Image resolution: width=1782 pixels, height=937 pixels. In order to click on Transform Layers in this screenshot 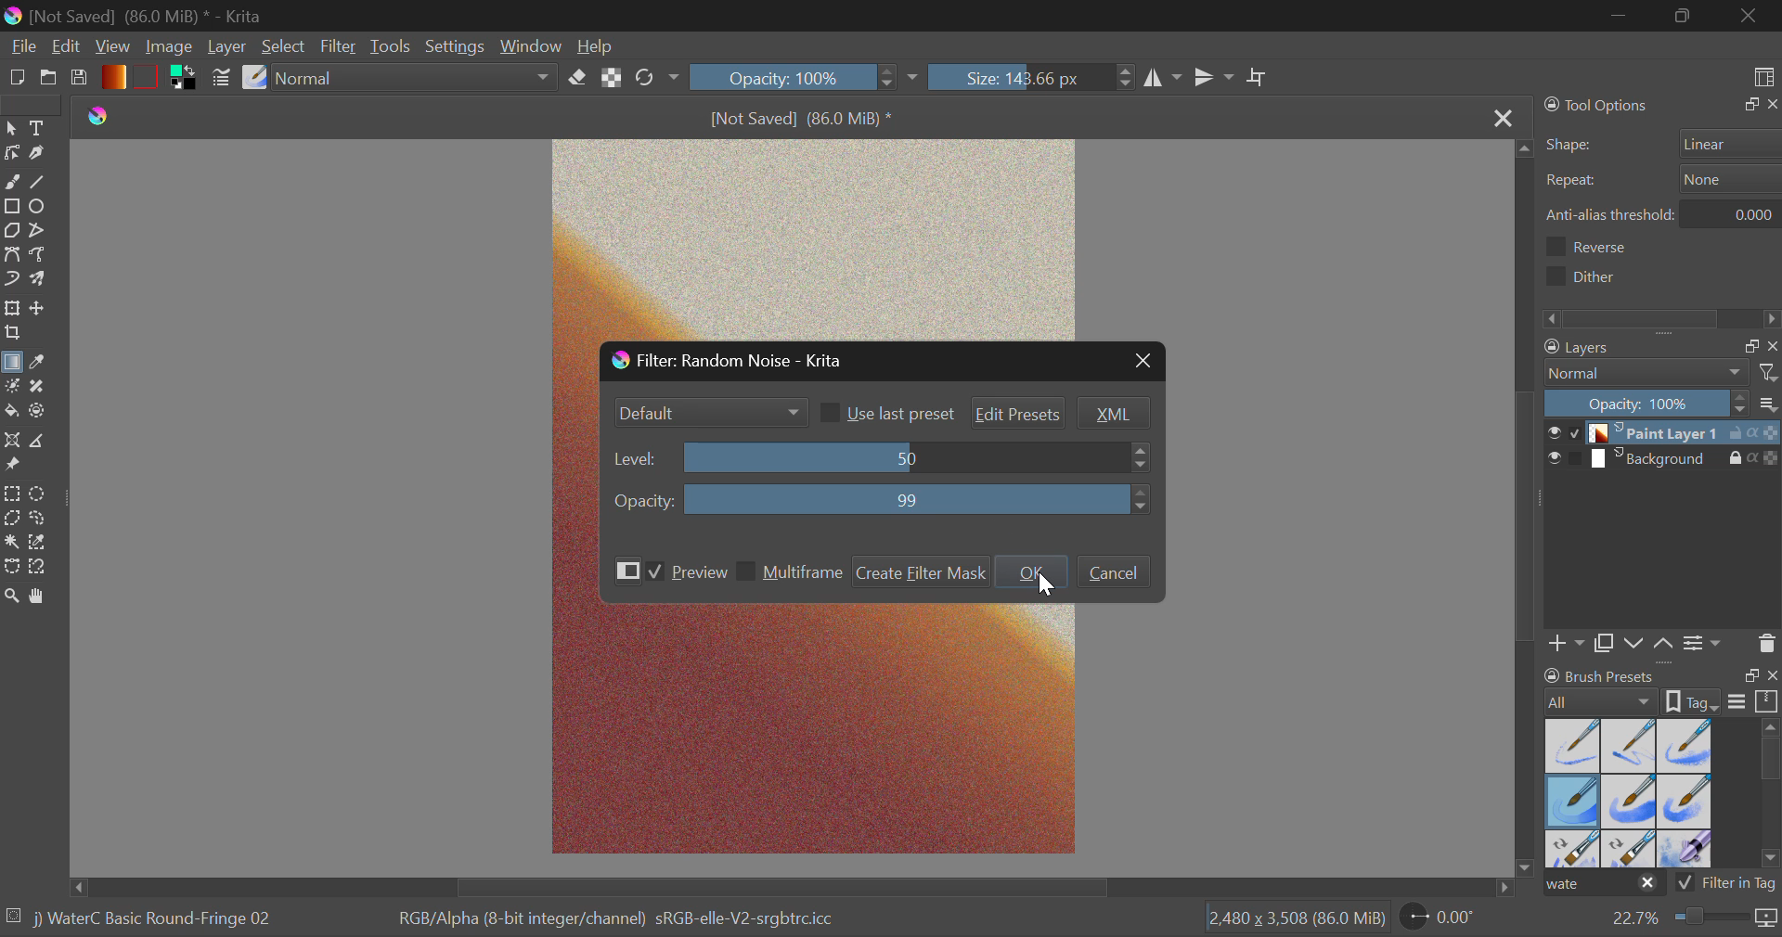, I will do `click(11, 308)`.